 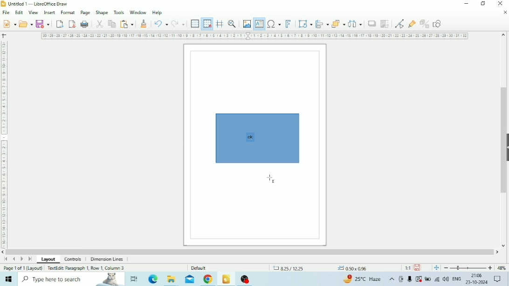 What do you see at coordinates (498, 279) in the screenshot?
I see `Notifications` at bounding box center [498, 279].